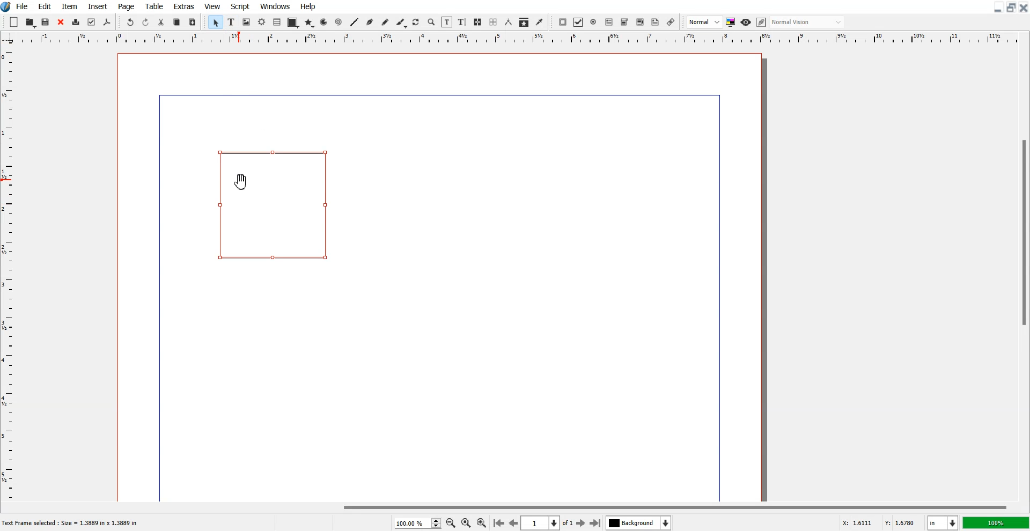 The image size is (1030, 531). Describe the element at coordinates (240, 6) in the screenshot. I see `Script` at that location.